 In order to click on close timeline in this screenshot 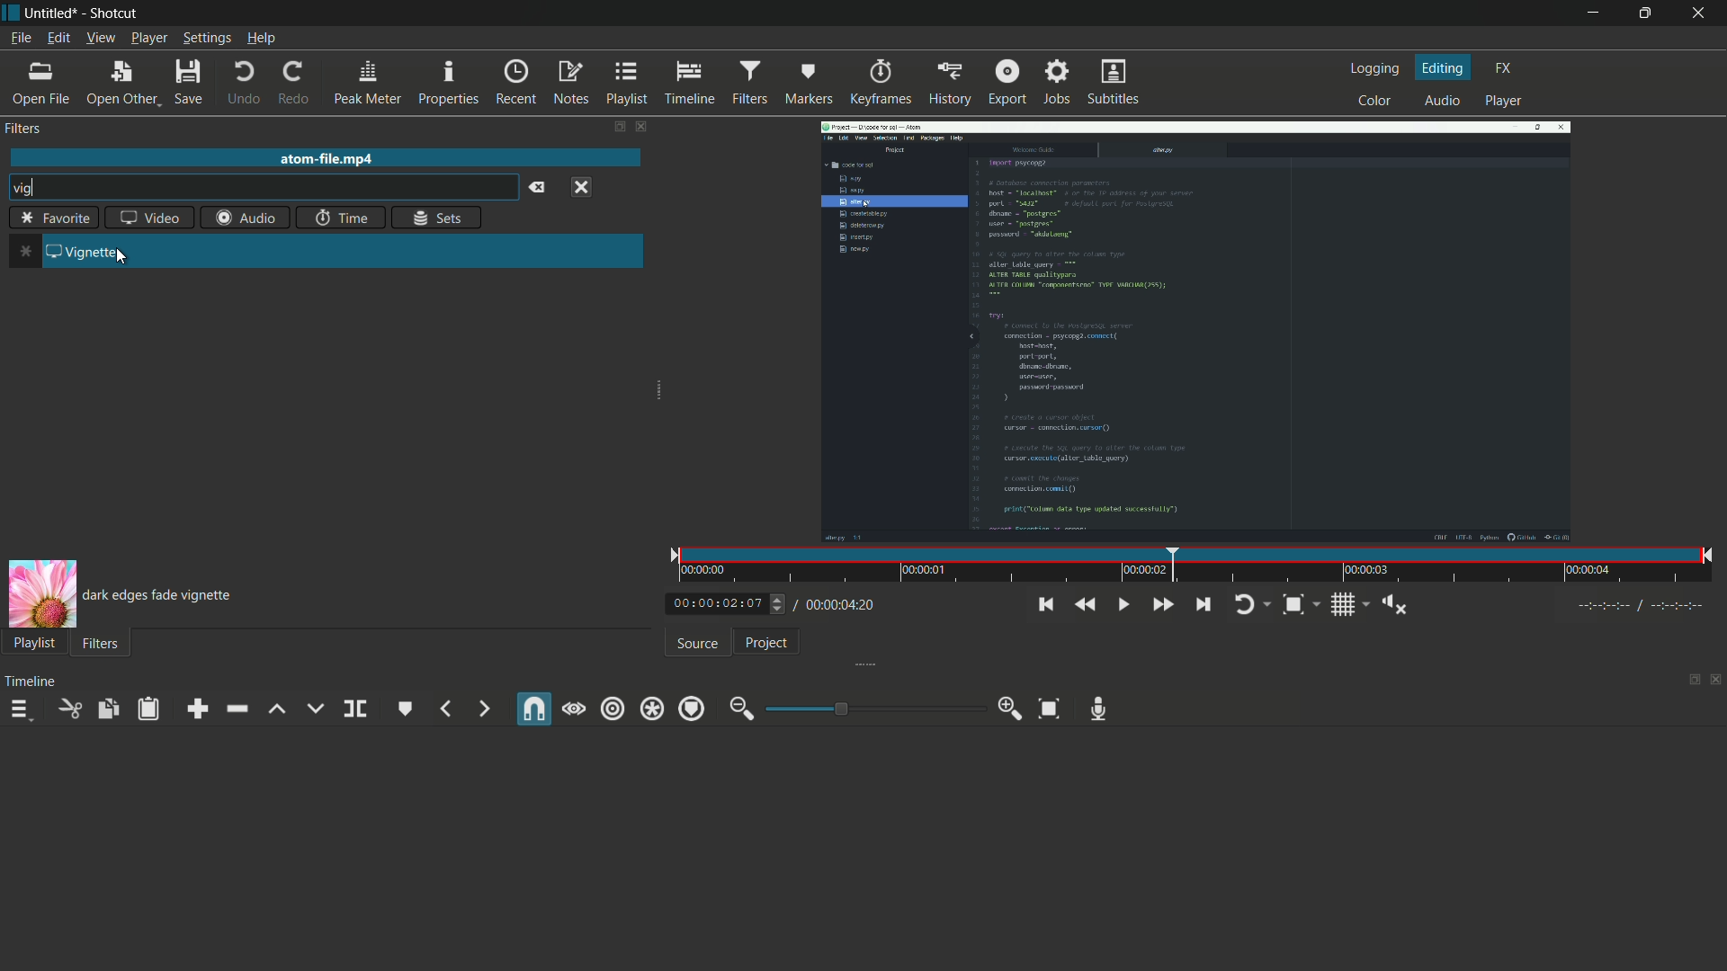, I will do `click(1716, 681)`.